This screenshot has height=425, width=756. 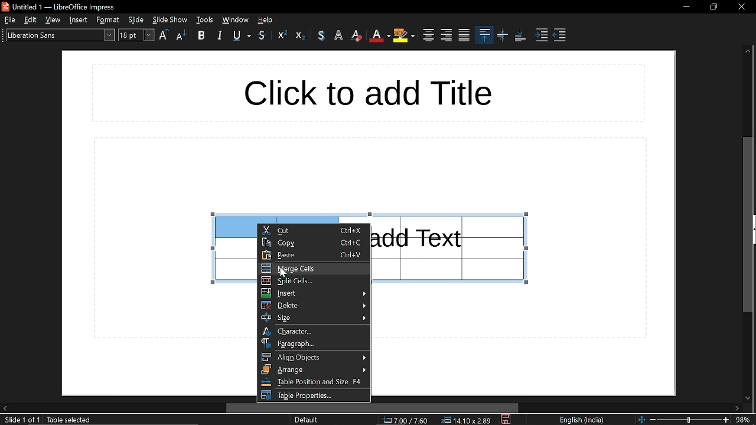 I want to click on close, so click(x=741, y=5).